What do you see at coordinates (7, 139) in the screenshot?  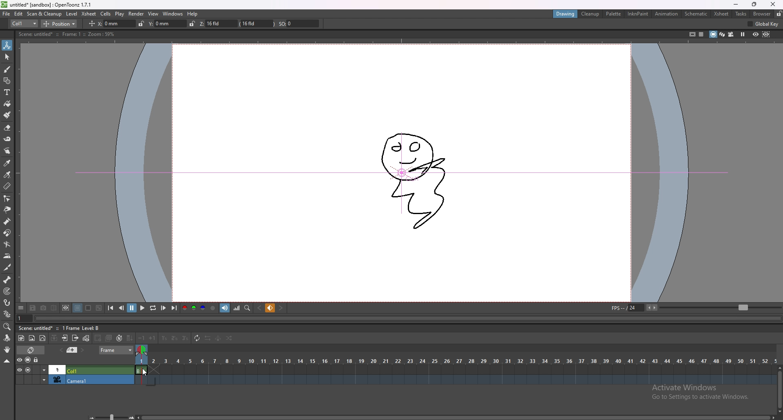 I see `tape` at bounding box center [7, 139].